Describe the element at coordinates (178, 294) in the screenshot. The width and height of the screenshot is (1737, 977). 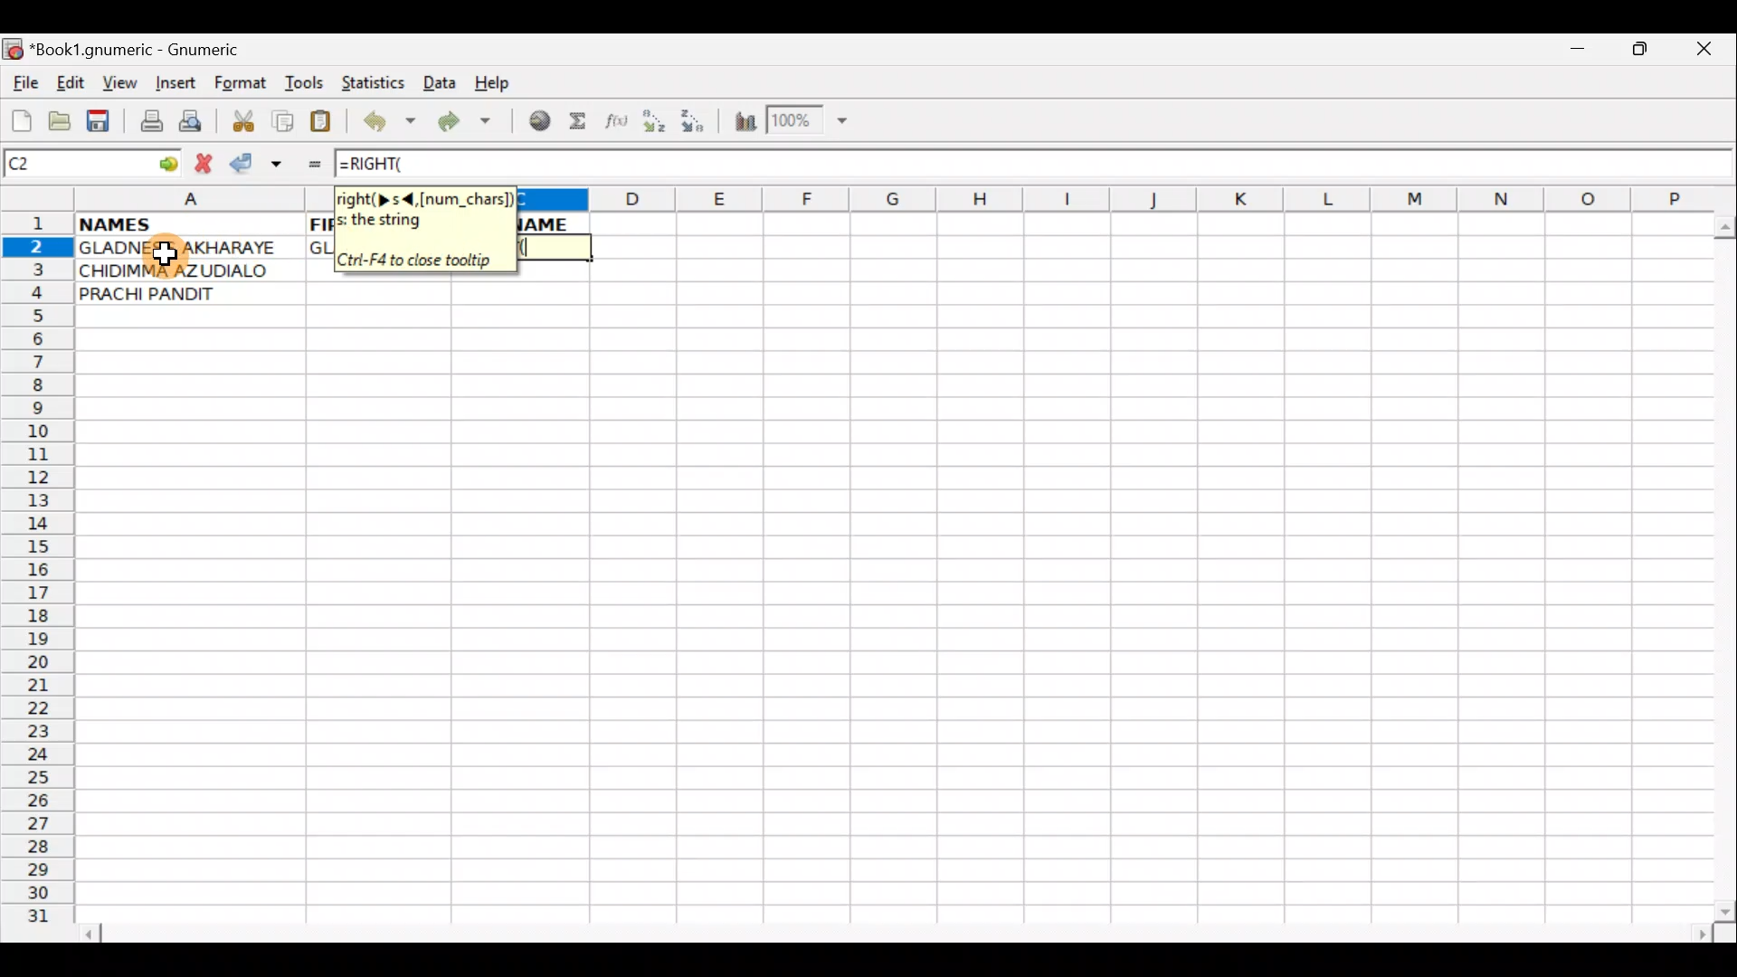
I see `PRACHI PANDIT` at that location.